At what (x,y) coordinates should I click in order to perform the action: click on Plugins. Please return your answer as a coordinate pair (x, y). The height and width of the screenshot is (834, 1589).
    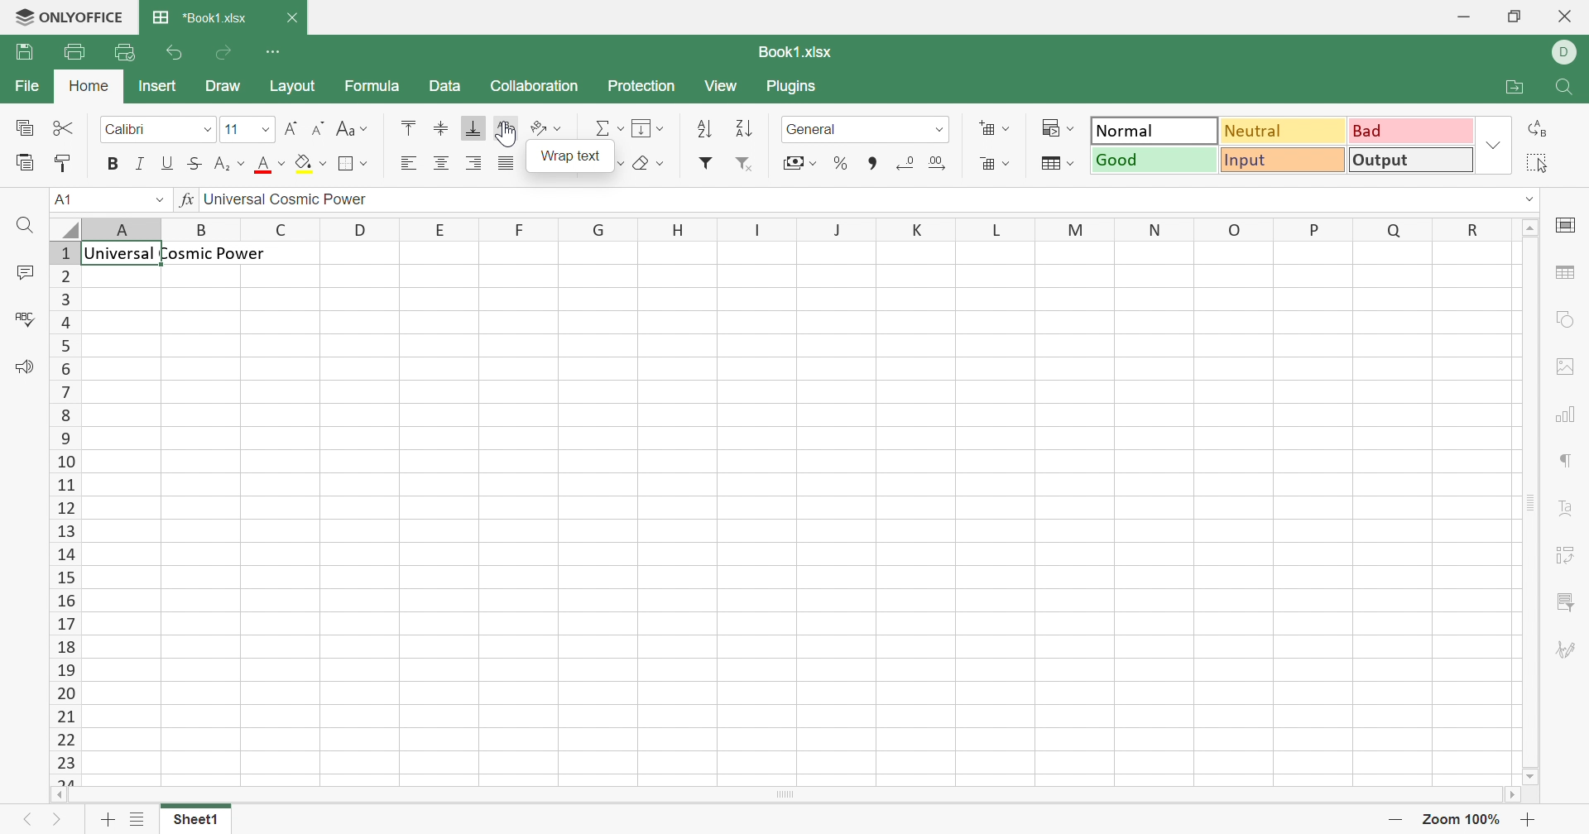
    Looking at the image, I should click on (799, 90).